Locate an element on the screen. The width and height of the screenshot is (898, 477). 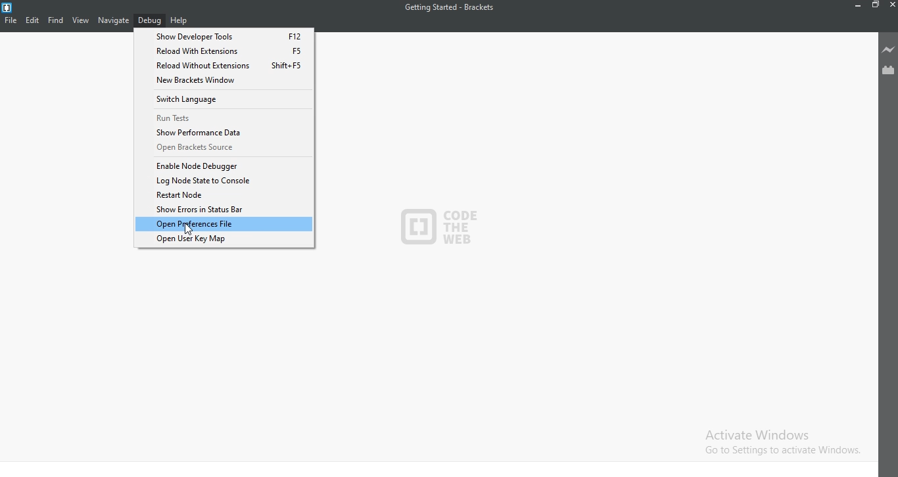
restore is located at coordinates (874, 7).